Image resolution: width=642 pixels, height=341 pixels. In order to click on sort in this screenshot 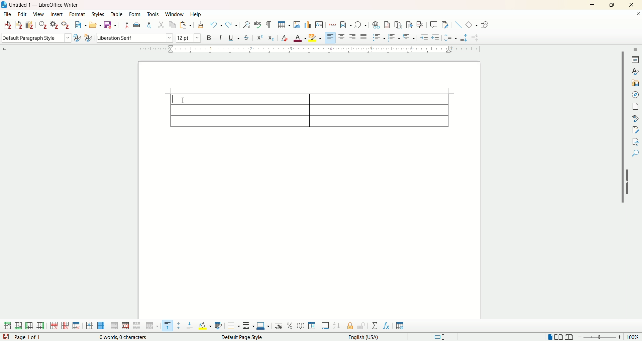, I will do `click(337, 325)`.